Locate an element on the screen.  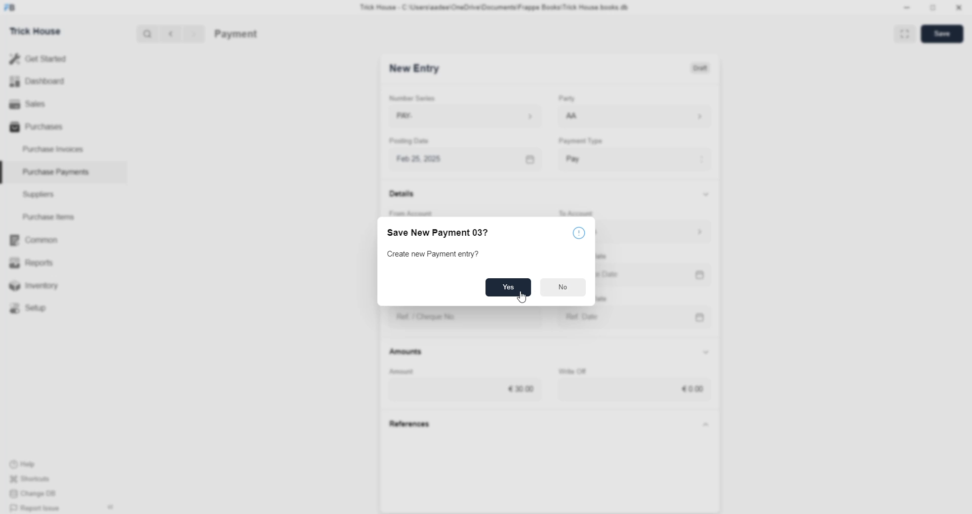
€0.00 is located at coordinates (690, 390).